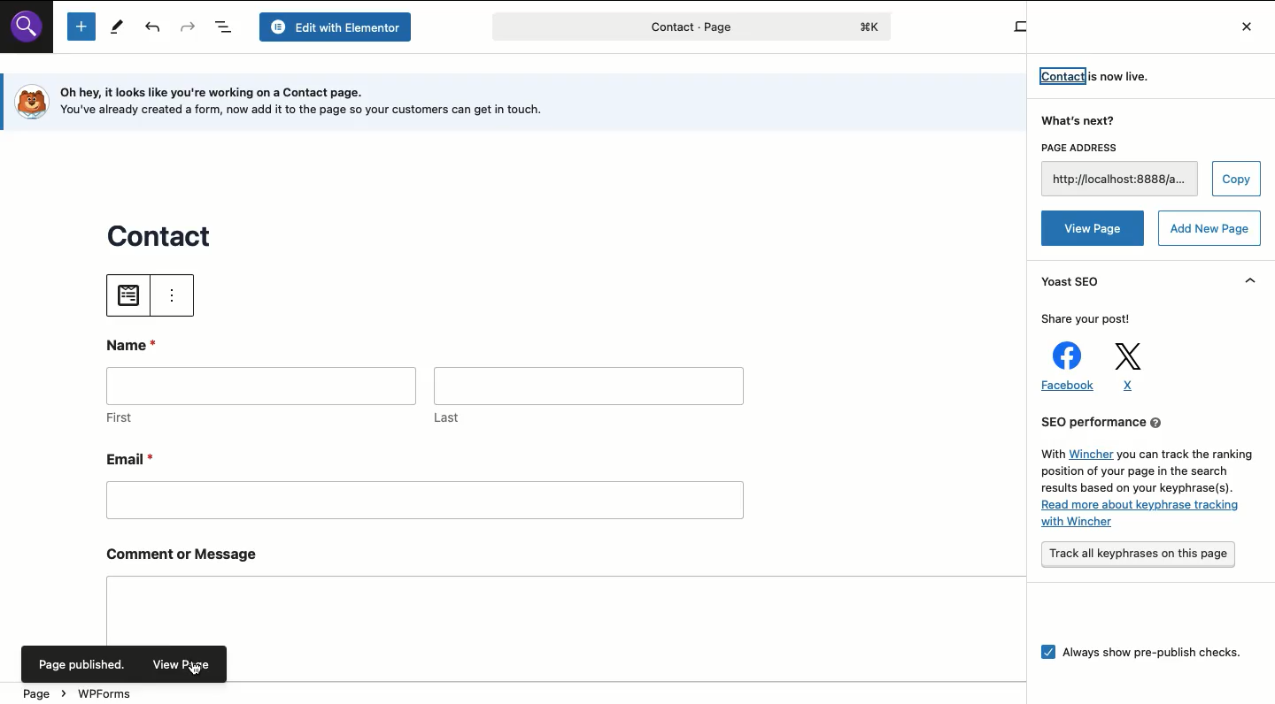 This screenshot has width=1275, height=704. I want to click on Email*, so click(424, 483).